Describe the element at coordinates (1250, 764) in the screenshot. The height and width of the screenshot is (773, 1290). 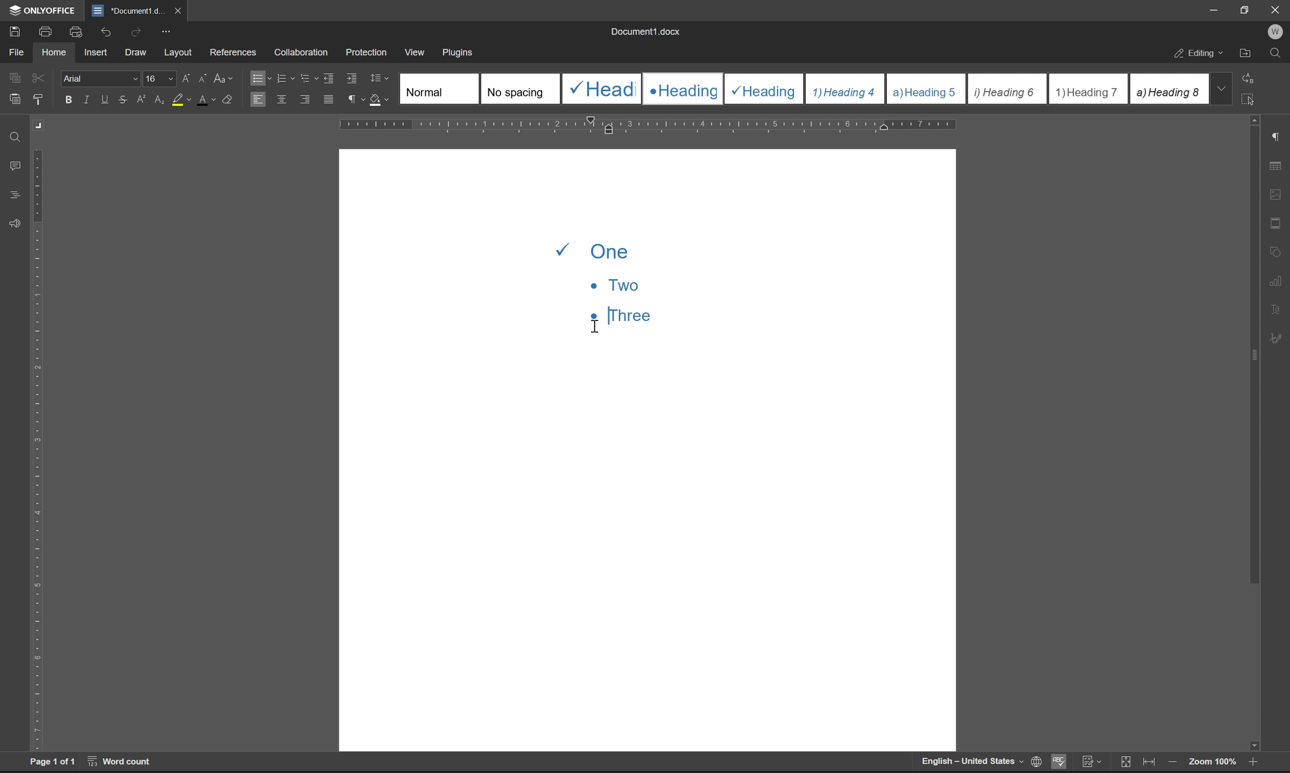
I see `zoom in` at that location.